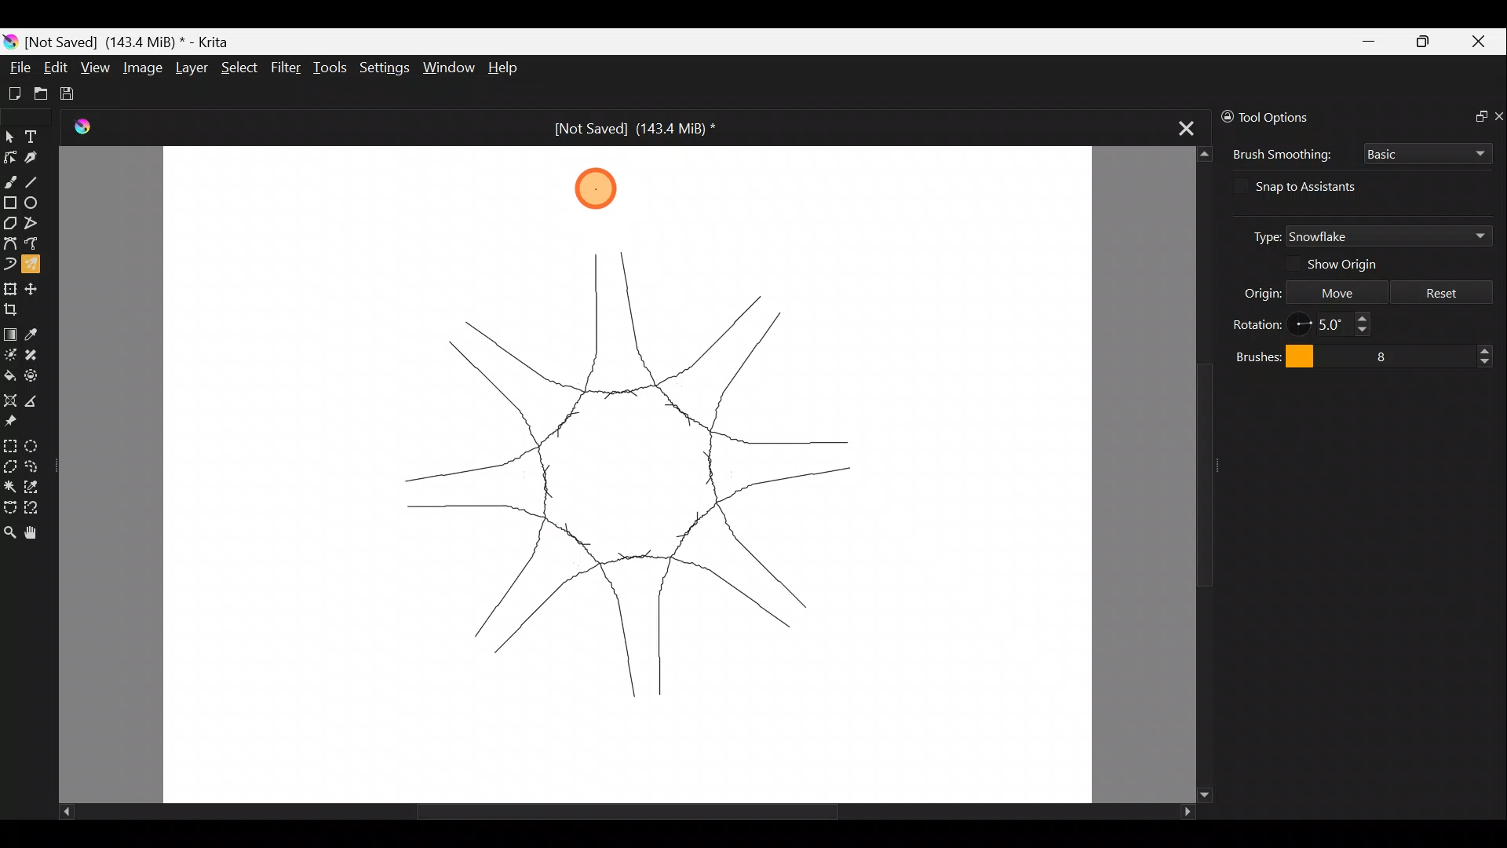 This screenshot has height=848, width=1507. Describe the element at coordinates (447, 68) in the screenshot. I see `Window` at that location.